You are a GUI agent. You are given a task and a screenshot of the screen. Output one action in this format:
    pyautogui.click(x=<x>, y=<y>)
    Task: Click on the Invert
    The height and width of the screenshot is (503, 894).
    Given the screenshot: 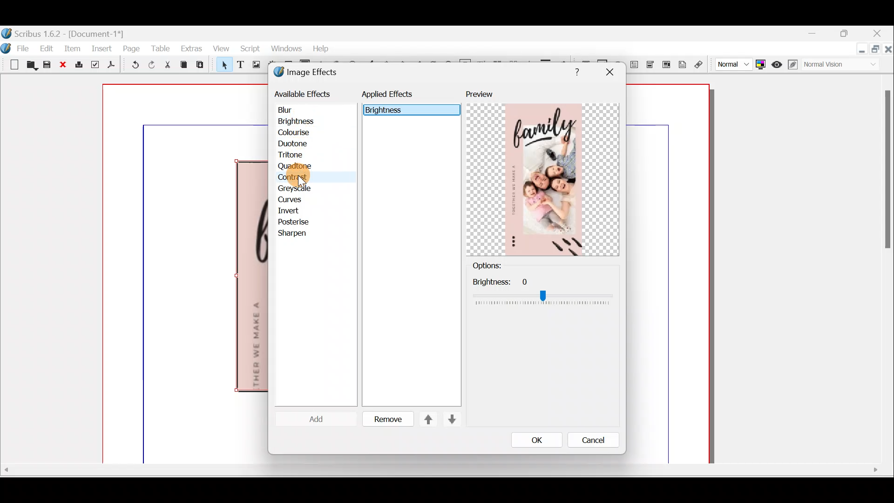 What is the action you would take?
    pyautogui.click(x=297, y=211)
    